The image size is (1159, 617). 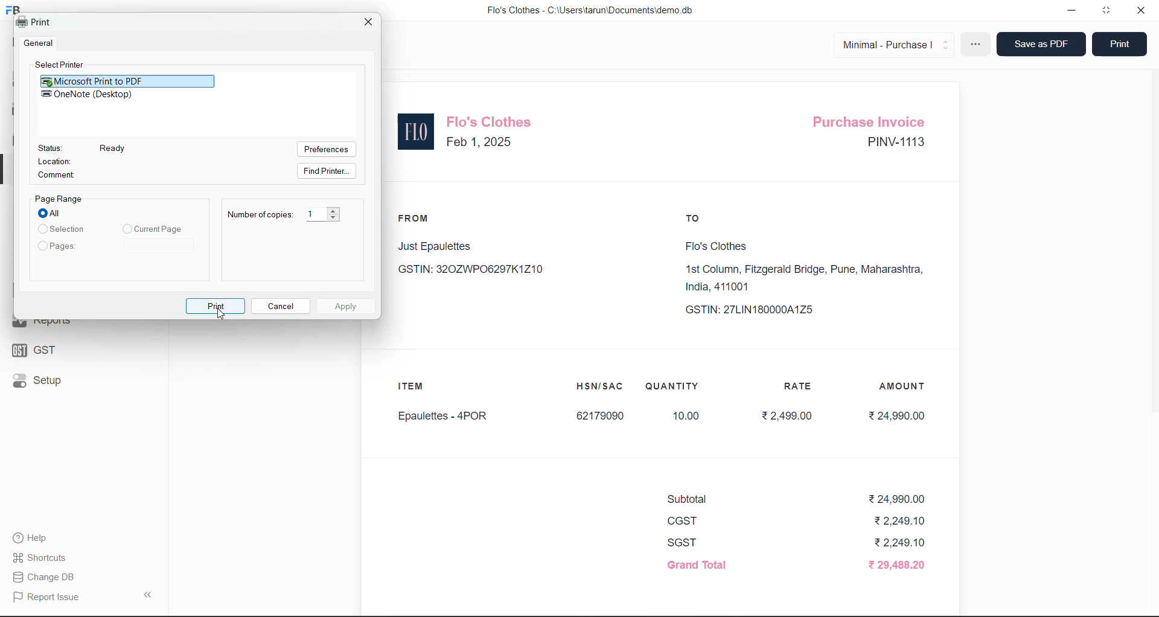 I want to click on Print, so click(x=214, y=307).